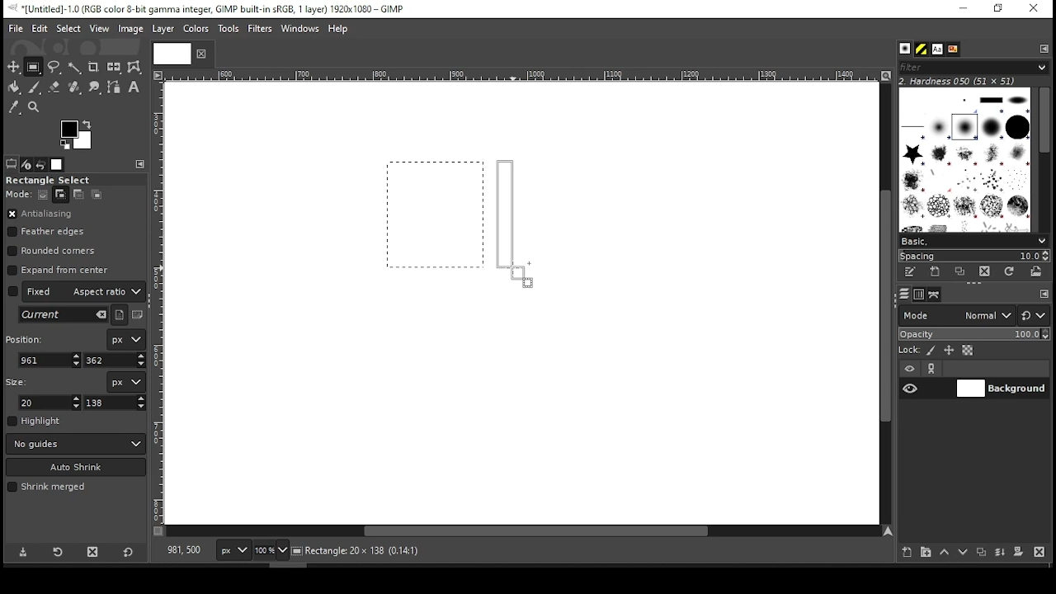 The height and width of the screenshot is (594, 1056). What do you see at coordinates (100, 30) in the screenshot?
I see `view` at bounding box center [100, 30].